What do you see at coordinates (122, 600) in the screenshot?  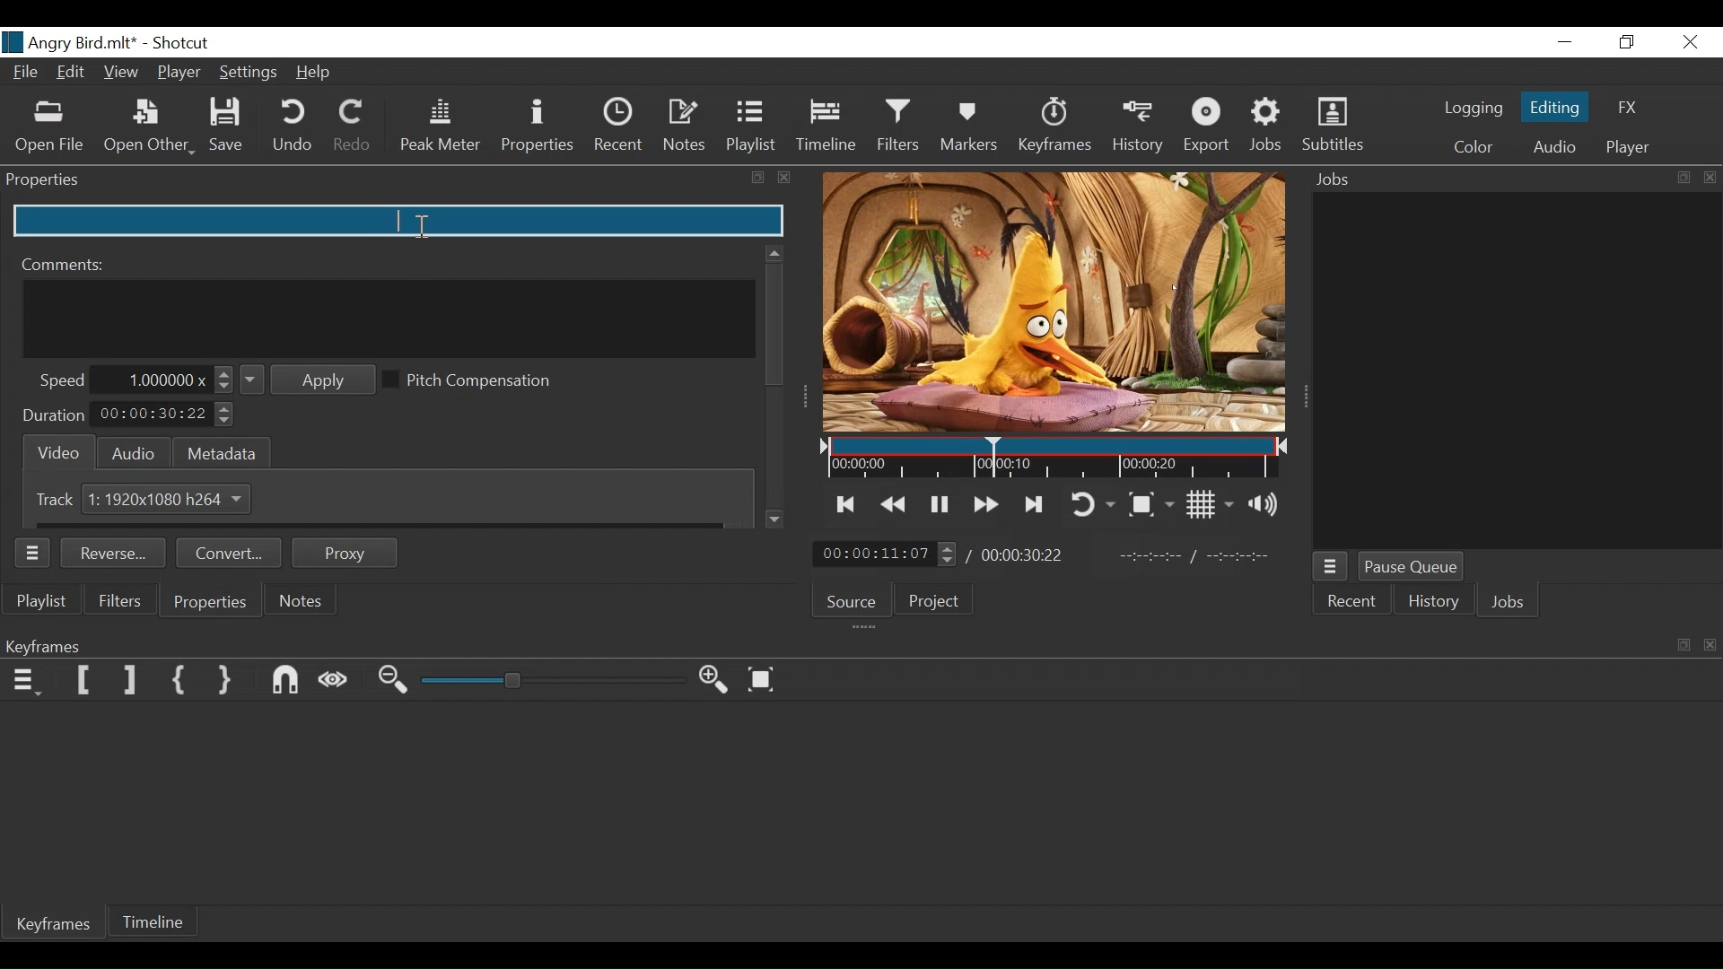 I see `Filters` at bounding box center [122, 600].